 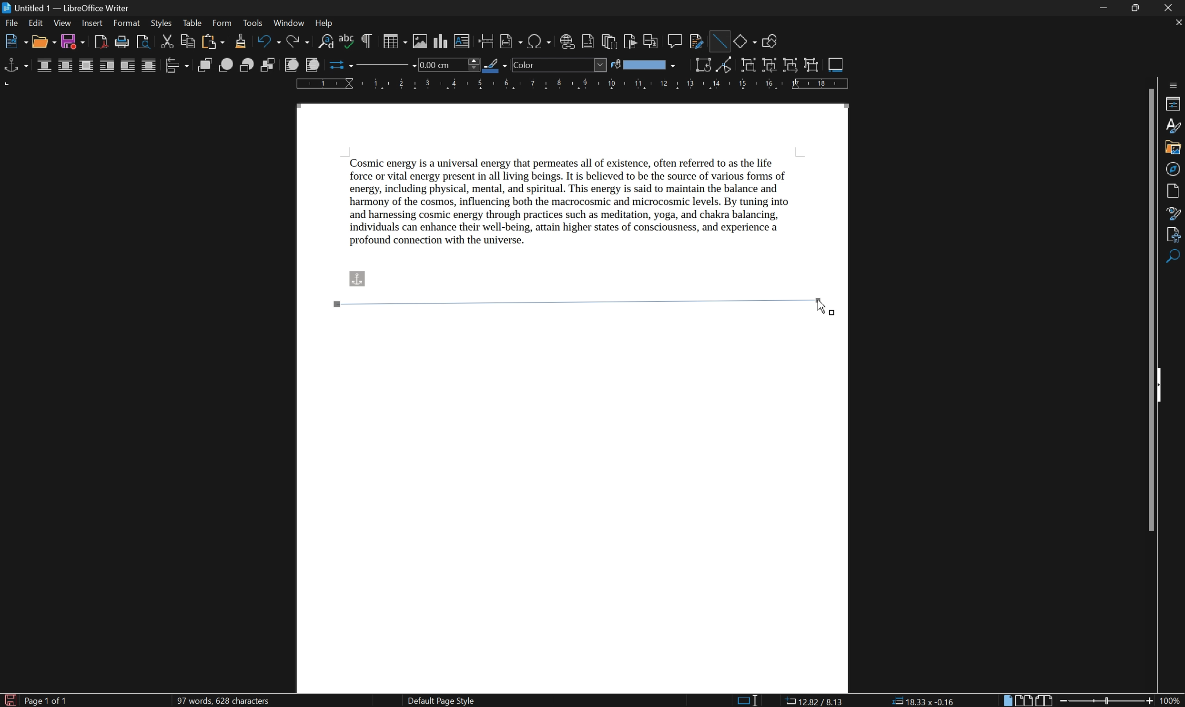 I want to click on export directly as PDF, so click(x=100, y=42).